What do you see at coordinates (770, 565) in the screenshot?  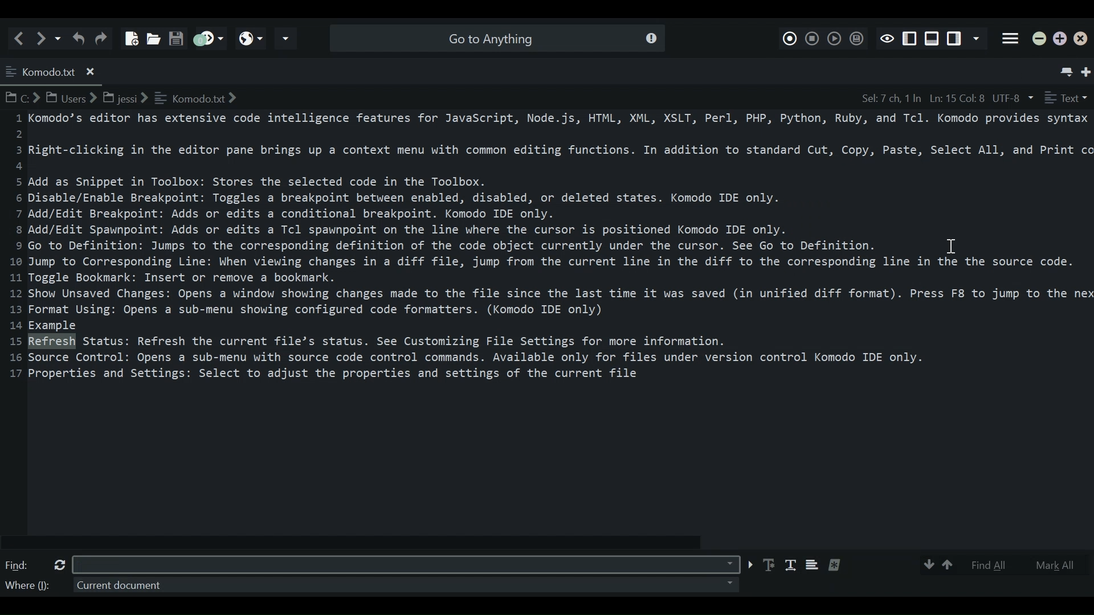 I see `Match Case` at bounding box center [770, 565].